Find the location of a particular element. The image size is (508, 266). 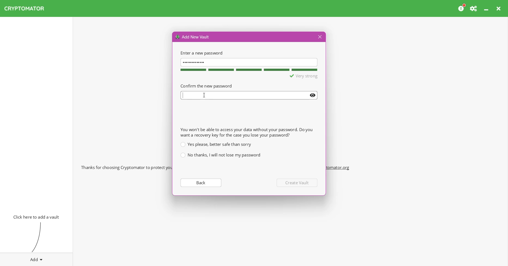

Add New Vault is located at coordinates (193, 37).